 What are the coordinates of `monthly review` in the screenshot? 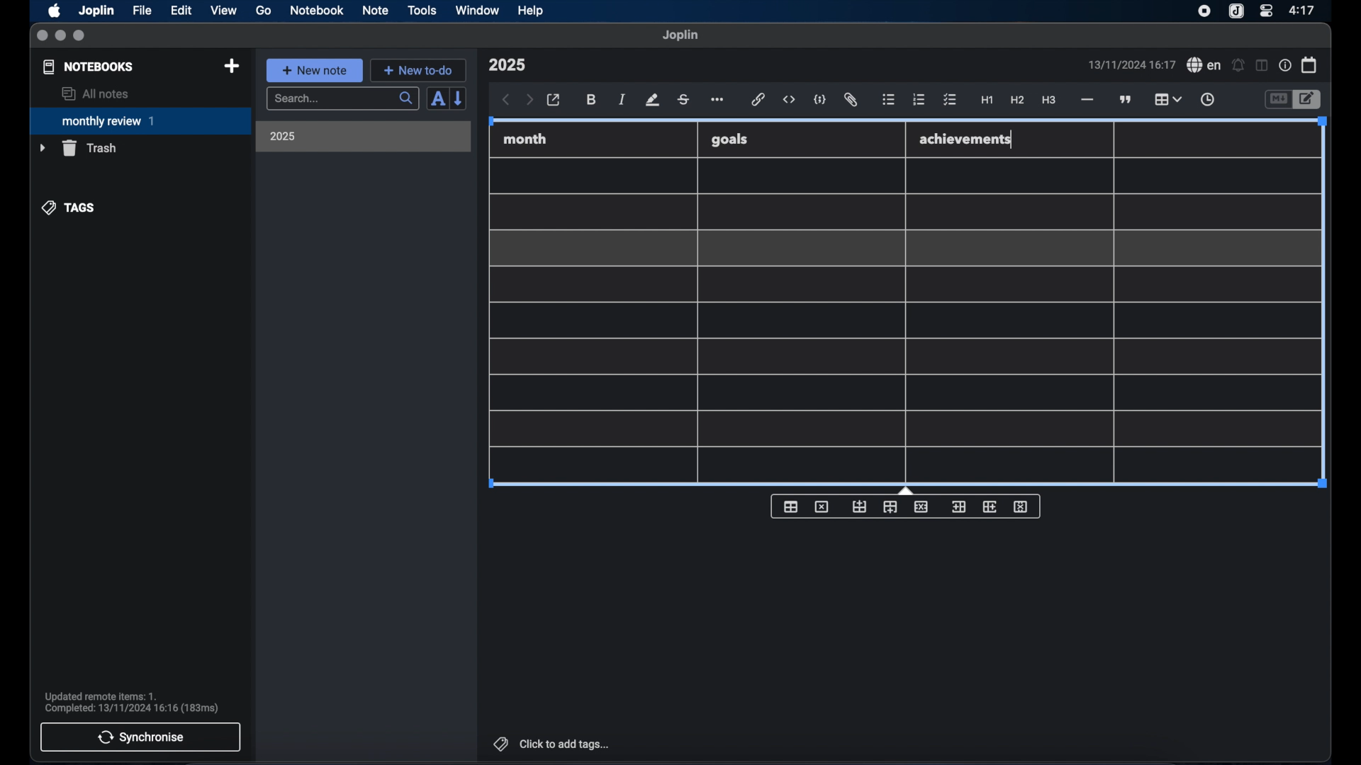 It's located at (140, 120).